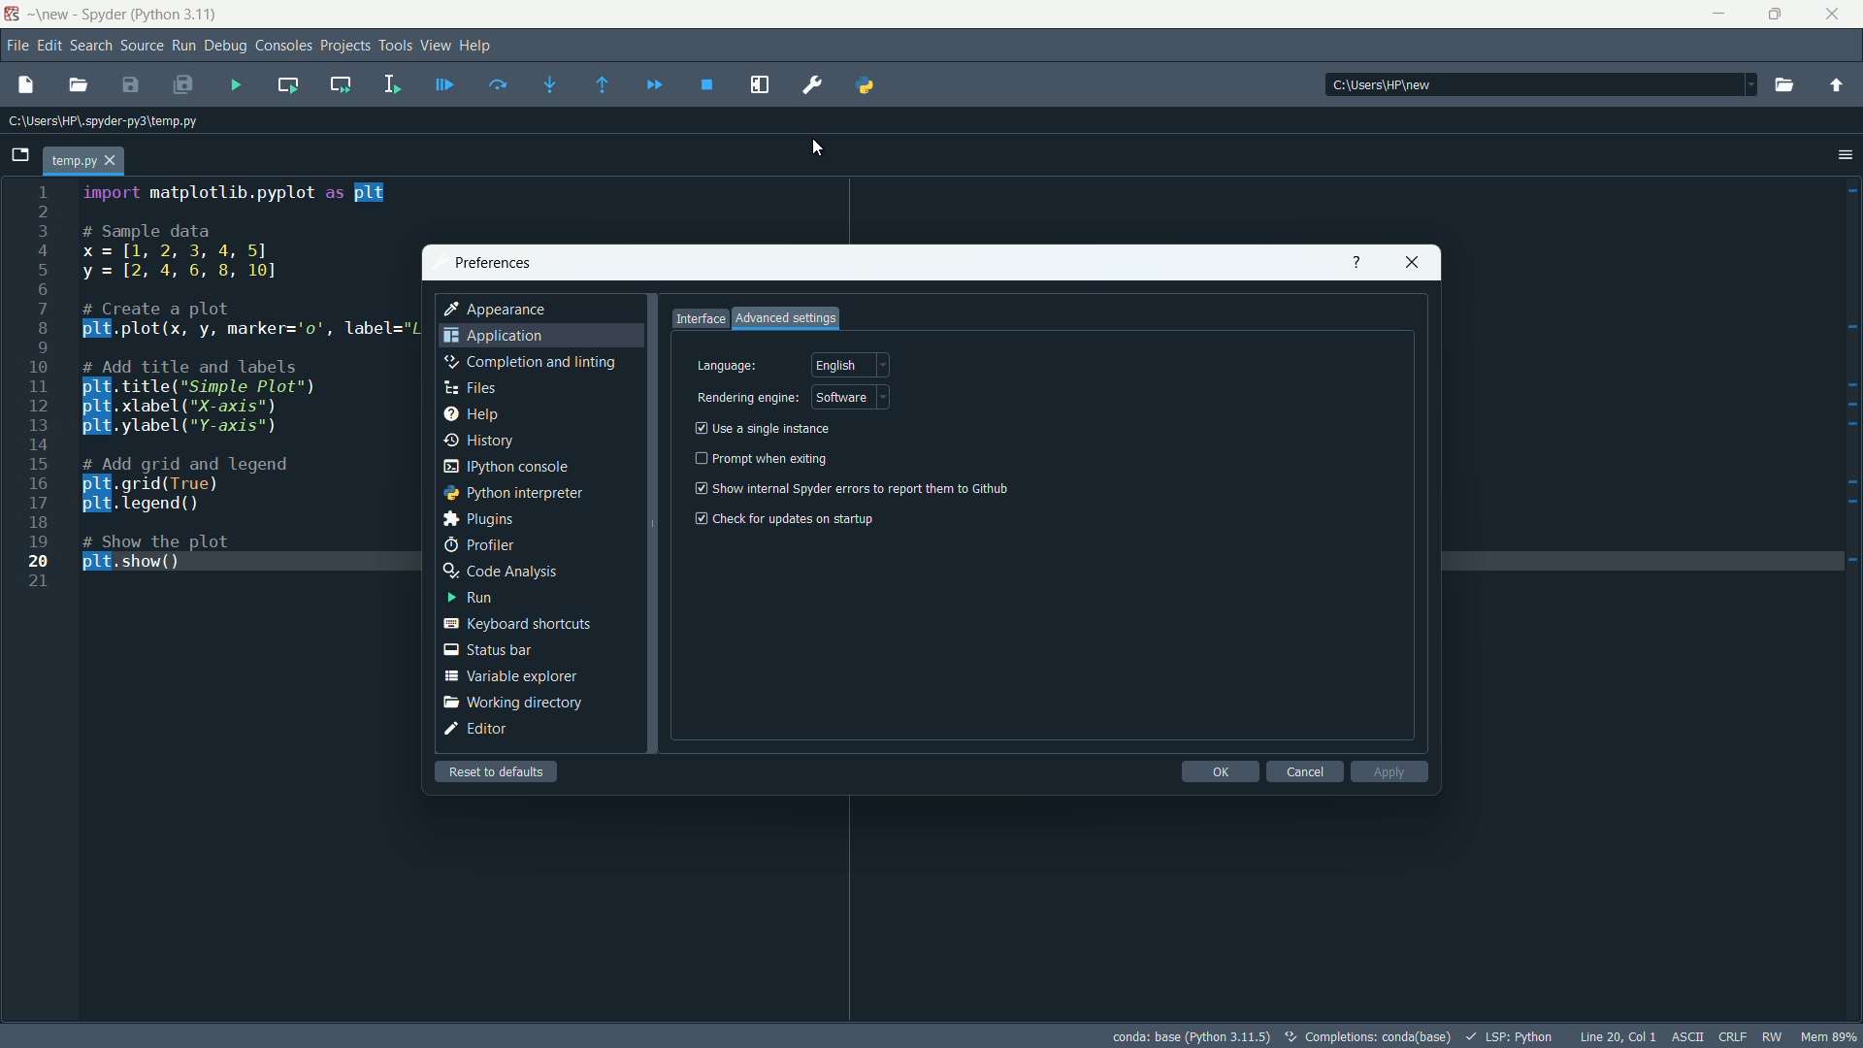  Describe the element at coordinates (1844, 153) in the screenshot. I see `options` at that location.